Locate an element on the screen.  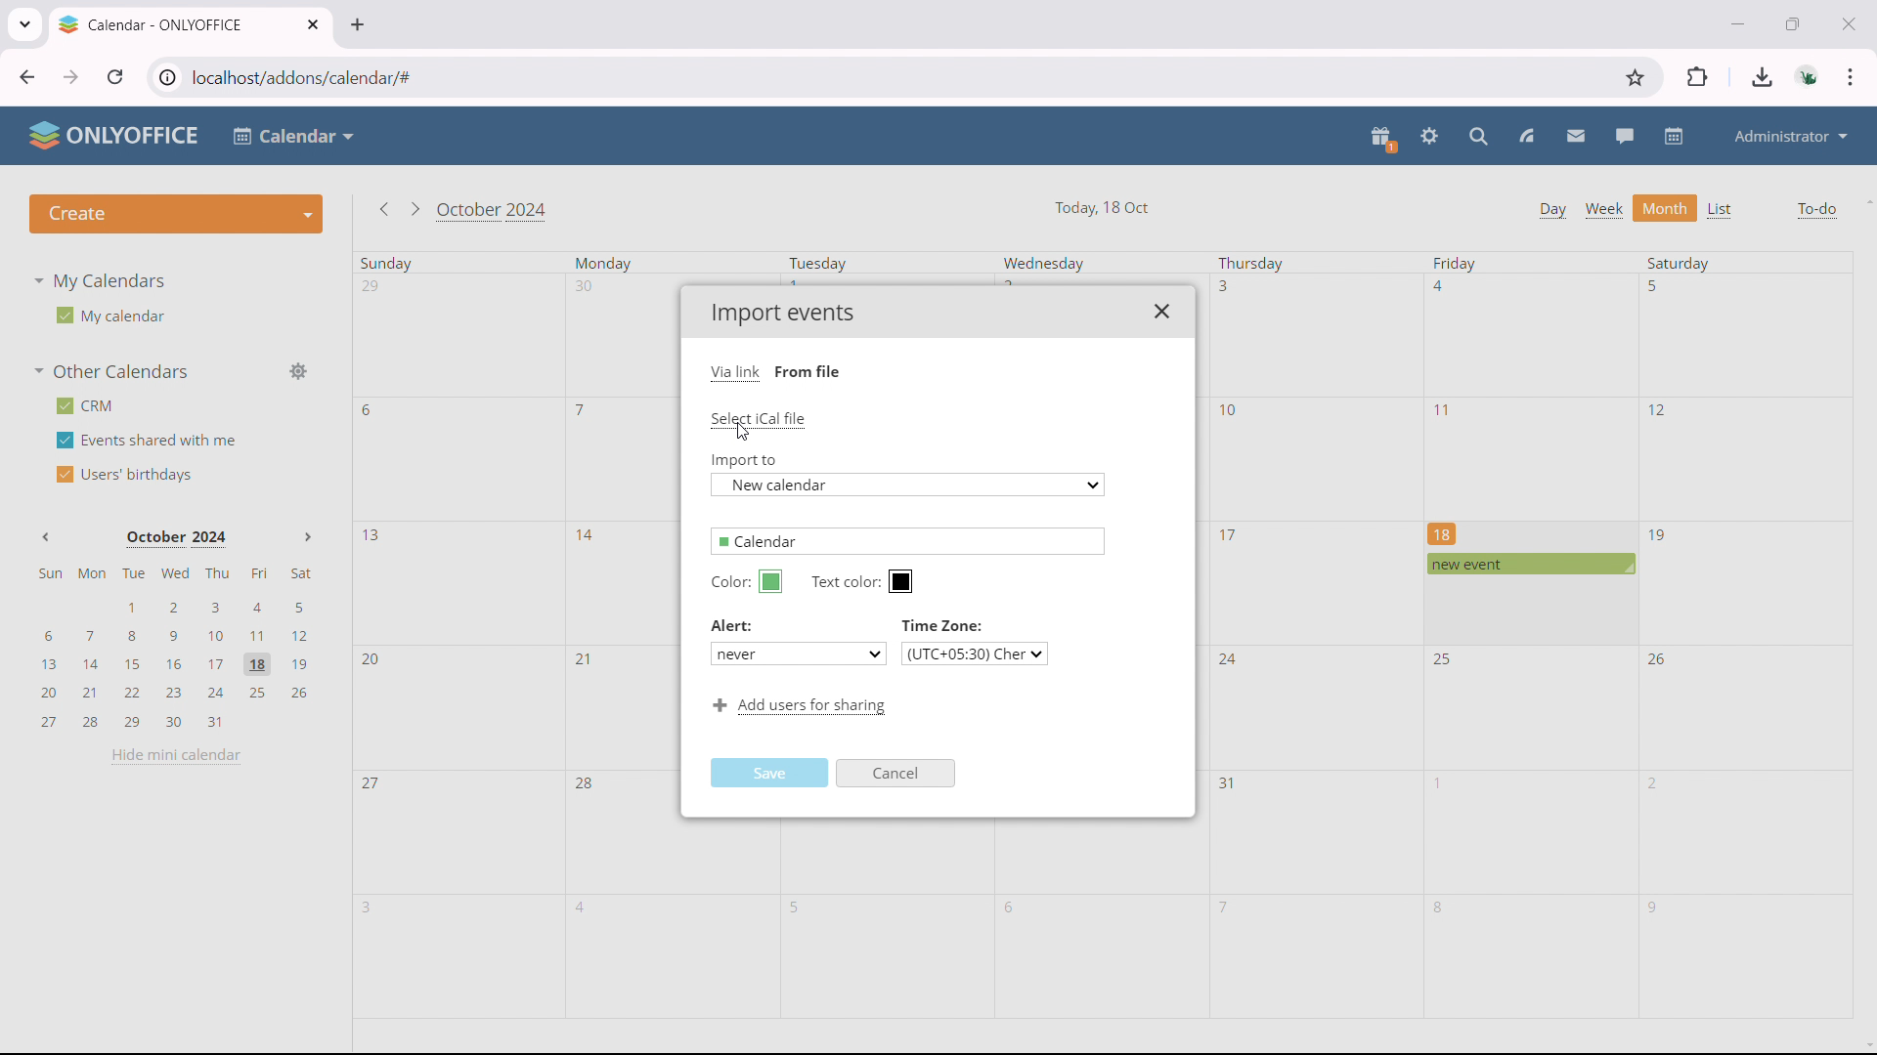
manage is located at coordinates (297, 372).